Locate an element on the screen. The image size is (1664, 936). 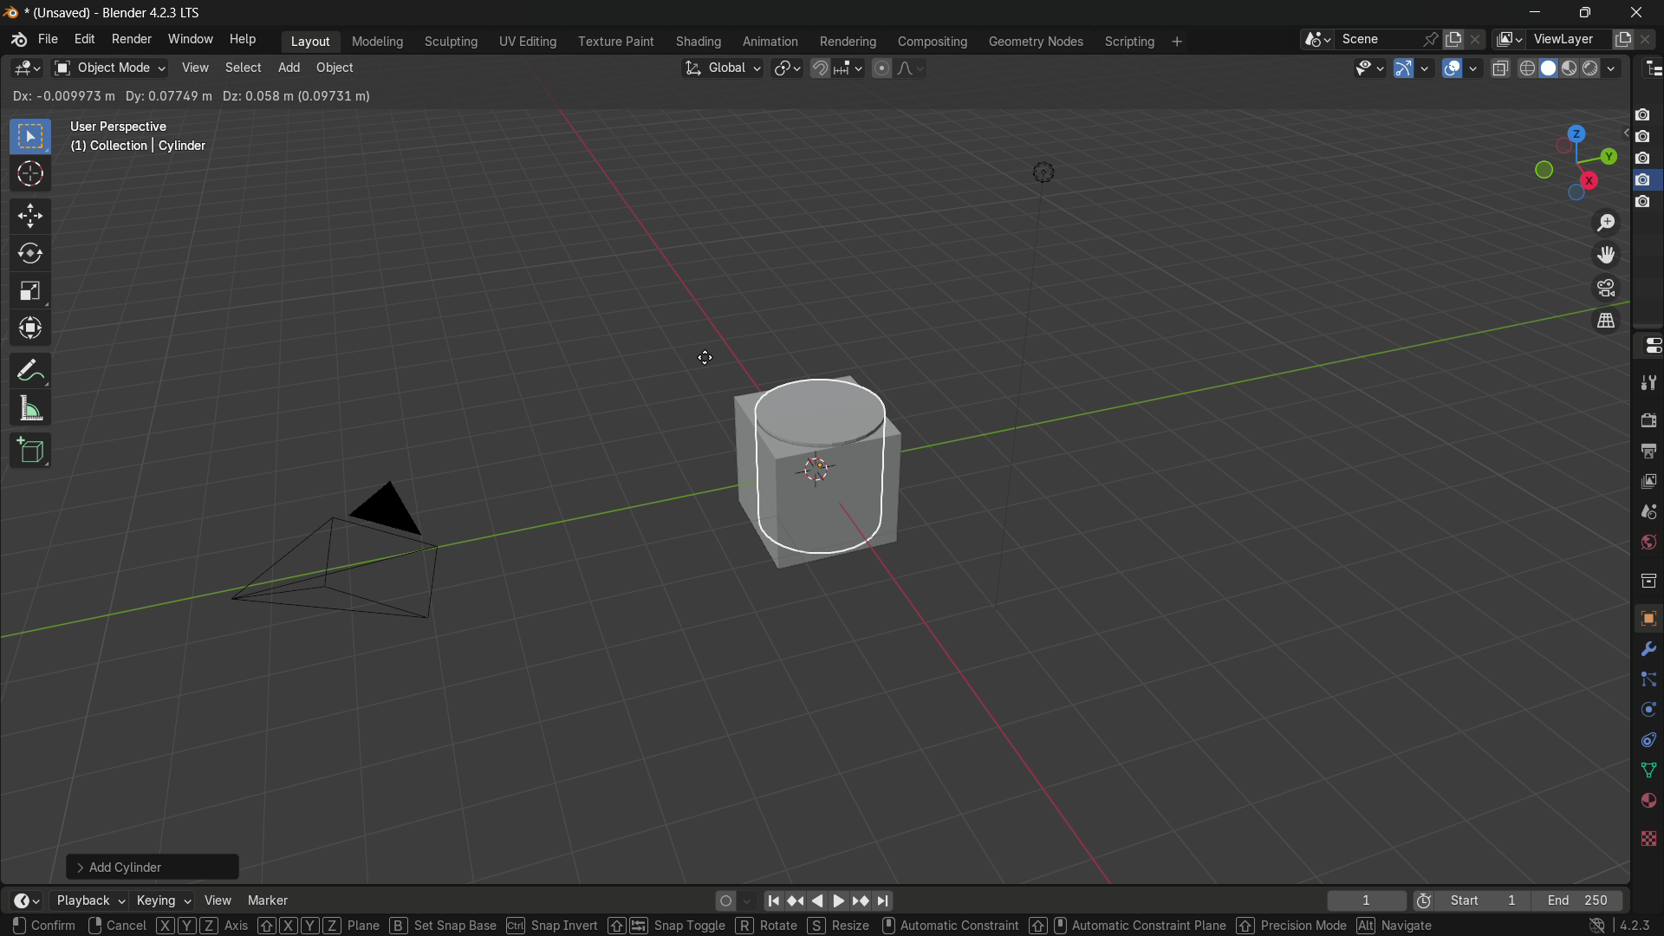
output is located at coordinates (1648, 452).